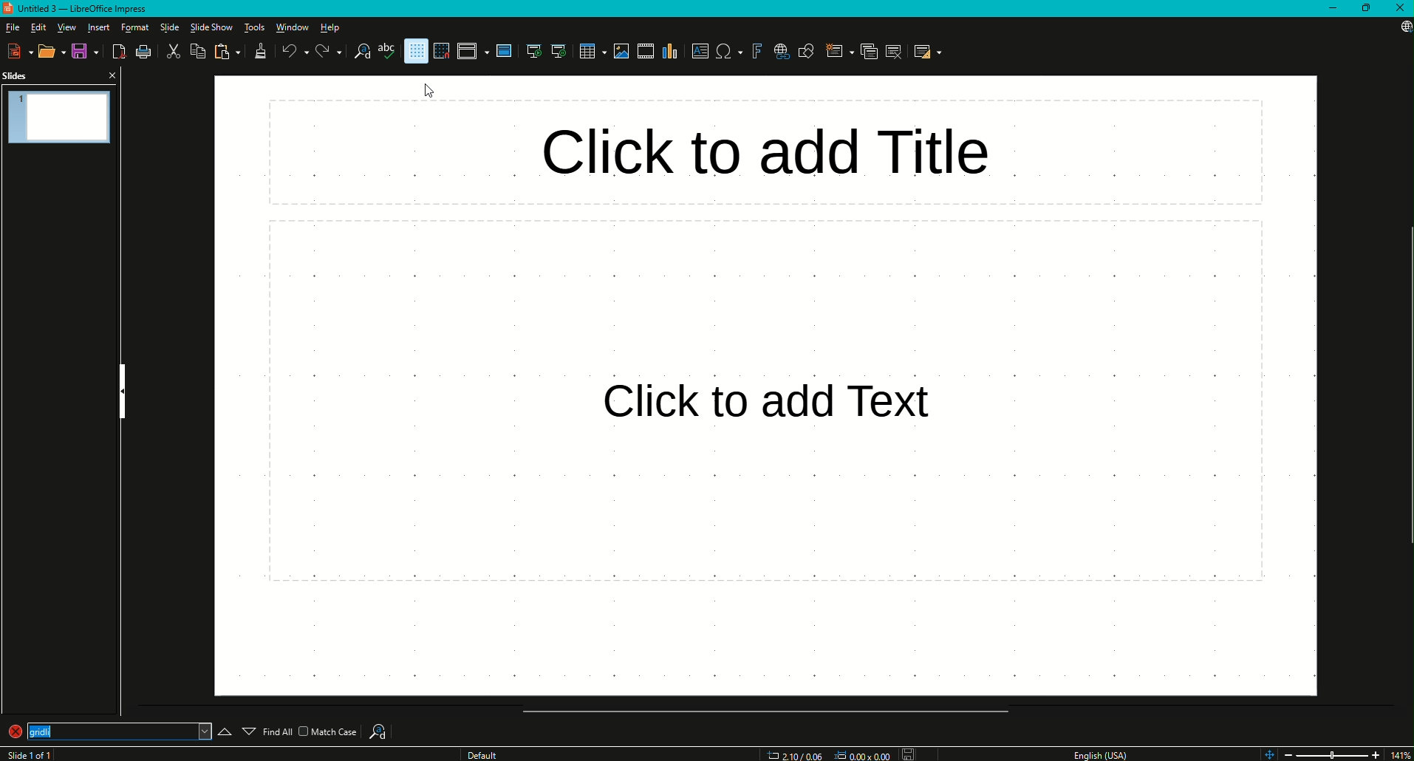 The width and height of the screenshot is (1414, 761). Describe the element at coordinates (780, 51) in the screenshot. I see `Insert hyperlink` at that location.